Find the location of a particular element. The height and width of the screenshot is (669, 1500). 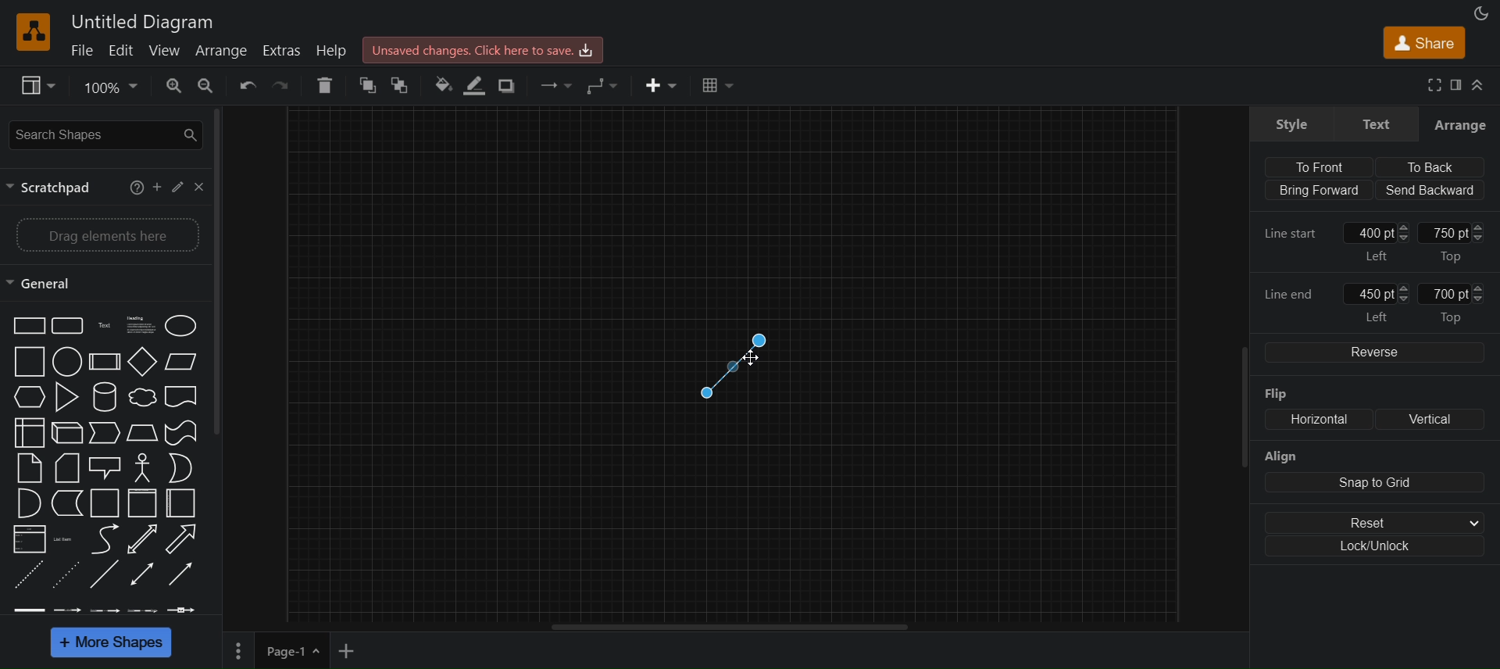

horizontal scroll bar is located at coordinates (737, 627).